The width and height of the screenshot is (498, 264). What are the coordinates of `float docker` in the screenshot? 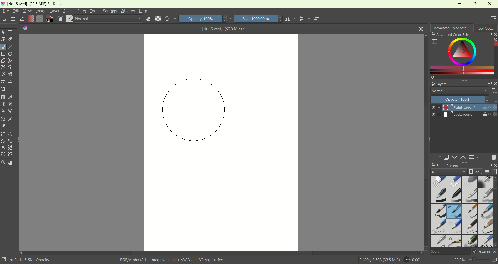 It's located at (489, 84).